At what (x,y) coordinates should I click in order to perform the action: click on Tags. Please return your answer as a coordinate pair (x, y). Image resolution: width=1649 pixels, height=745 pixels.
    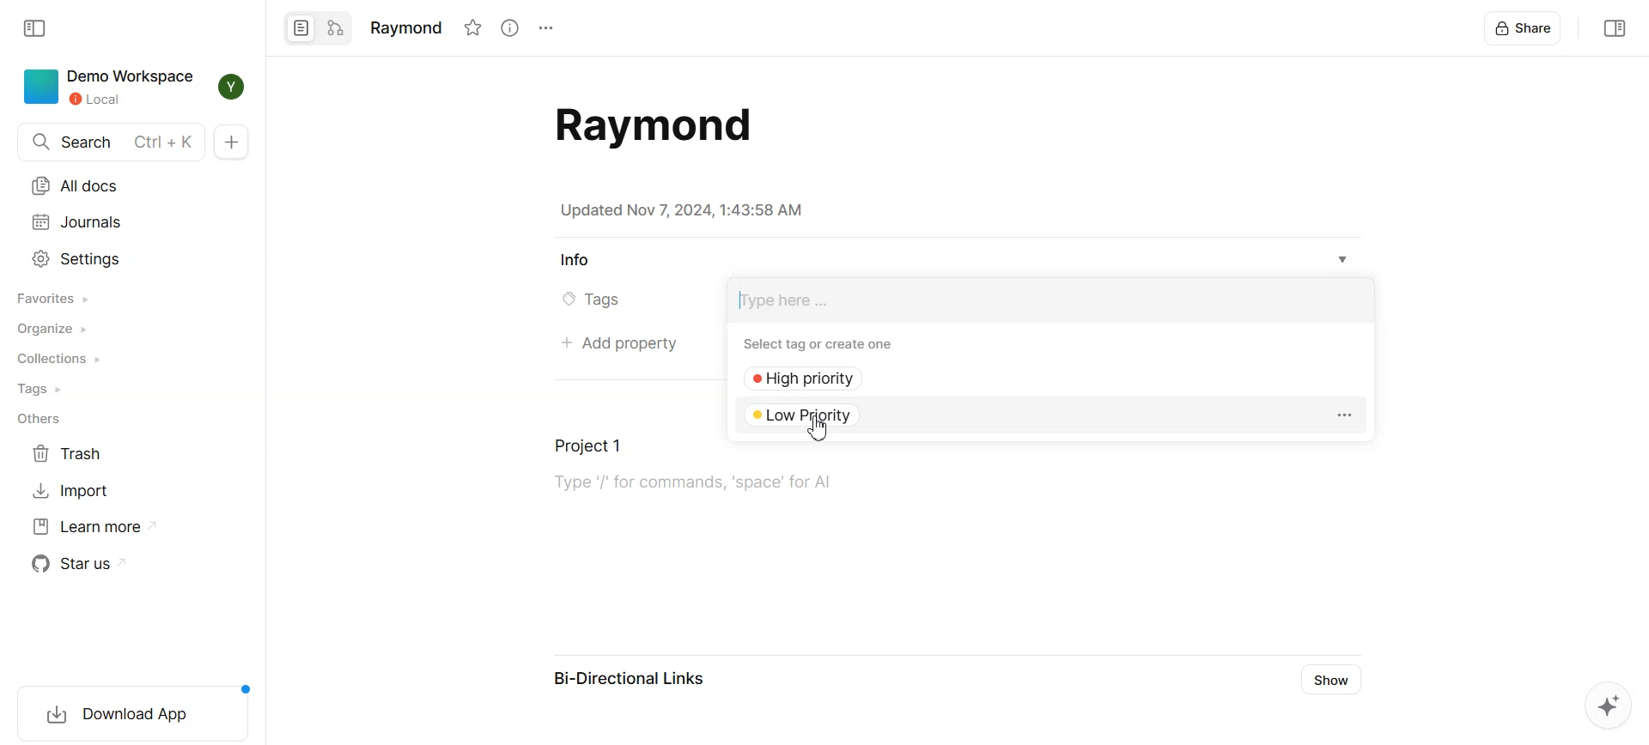
    Looking at the image, I should click on (44, 389).